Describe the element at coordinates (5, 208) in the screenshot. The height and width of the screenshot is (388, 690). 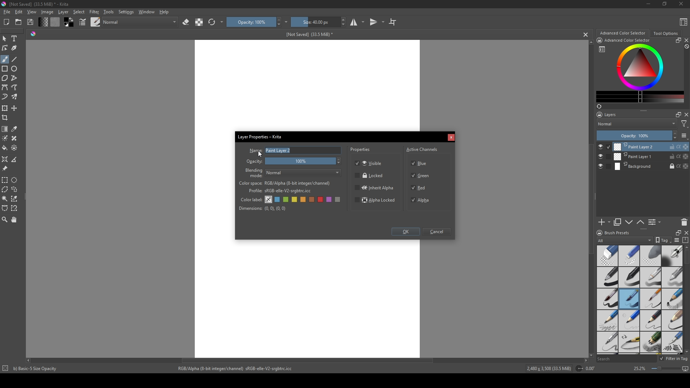
I see `bezier curve` at that location.